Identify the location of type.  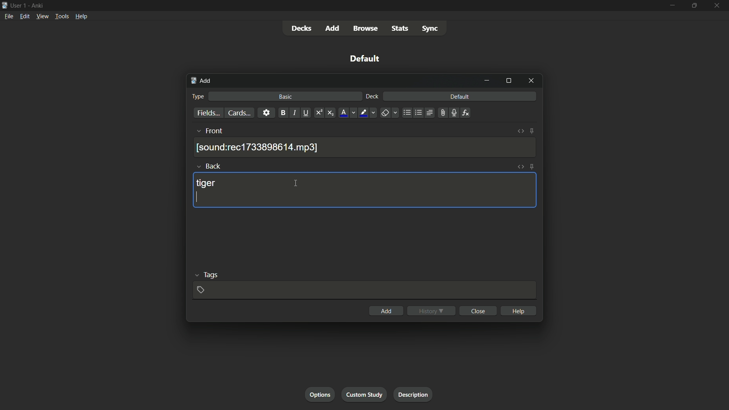
(199, 96).